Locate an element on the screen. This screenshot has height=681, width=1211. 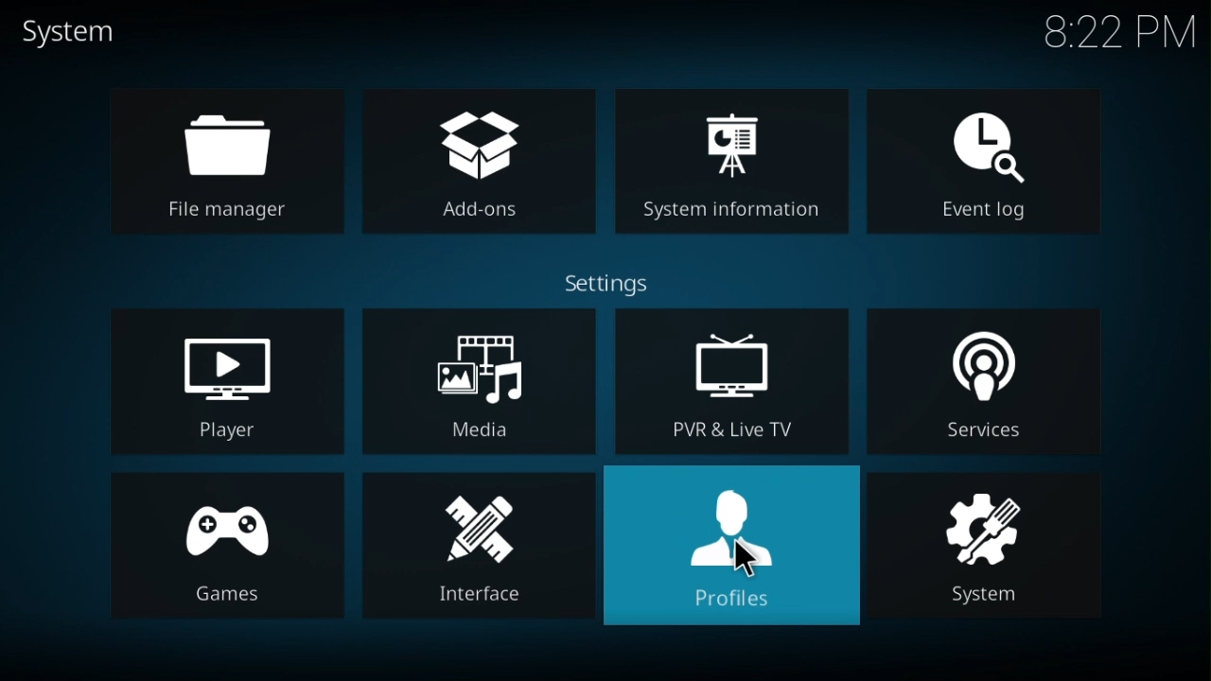
addons is located at coordinates (472, 161).